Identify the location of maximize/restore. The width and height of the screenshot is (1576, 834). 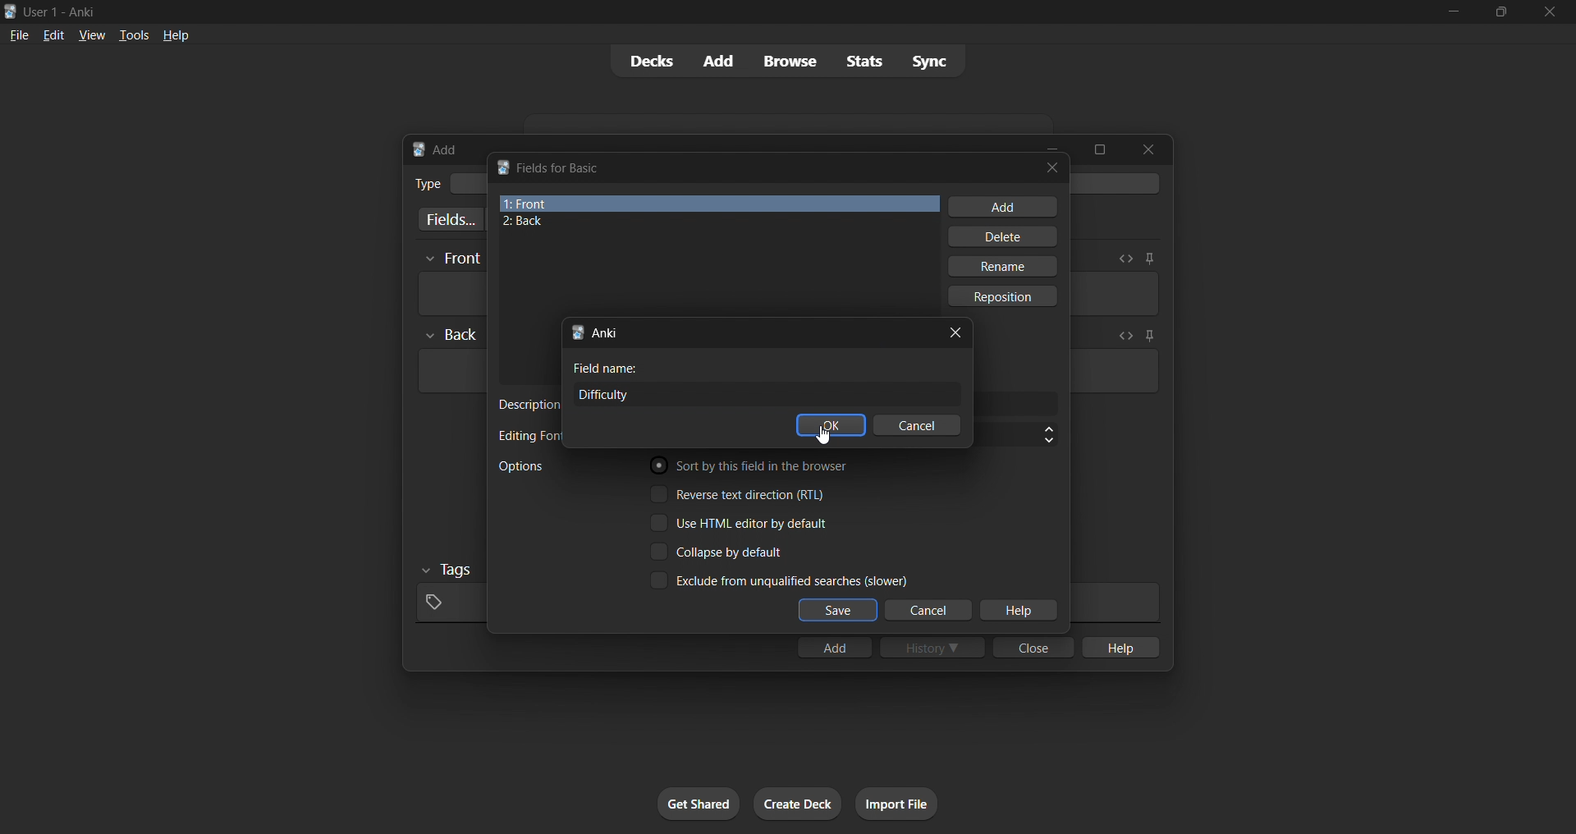
(1501, 12).